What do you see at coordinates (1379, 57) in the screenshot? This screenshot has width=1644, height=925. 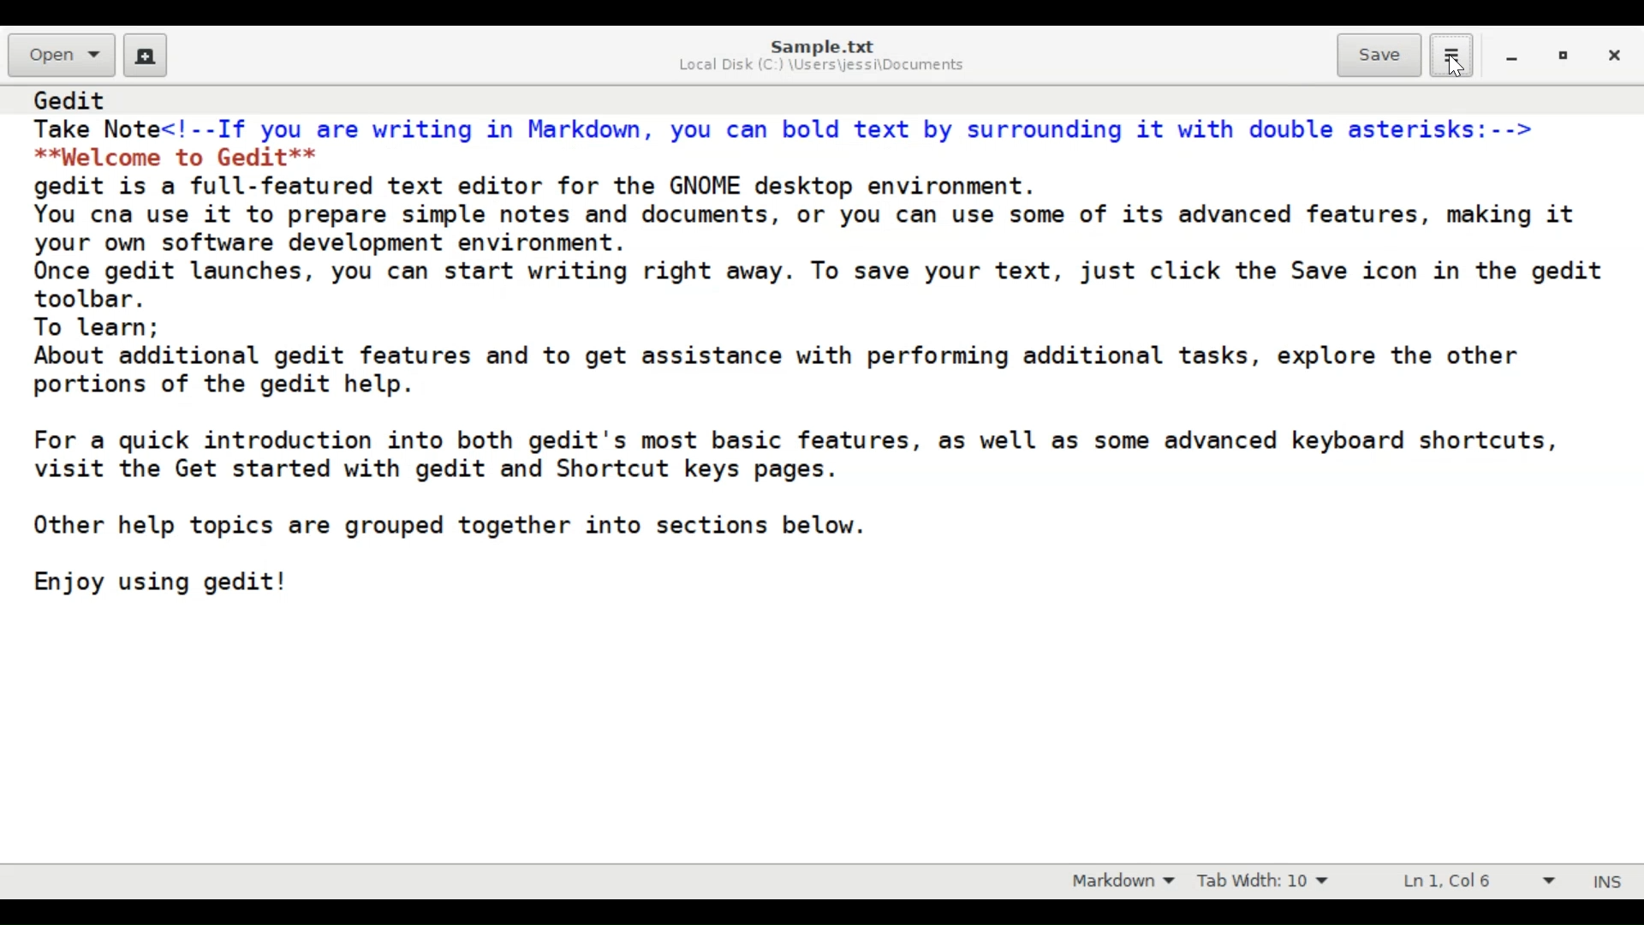 I see `Save` at bounding box center [1379, 57].